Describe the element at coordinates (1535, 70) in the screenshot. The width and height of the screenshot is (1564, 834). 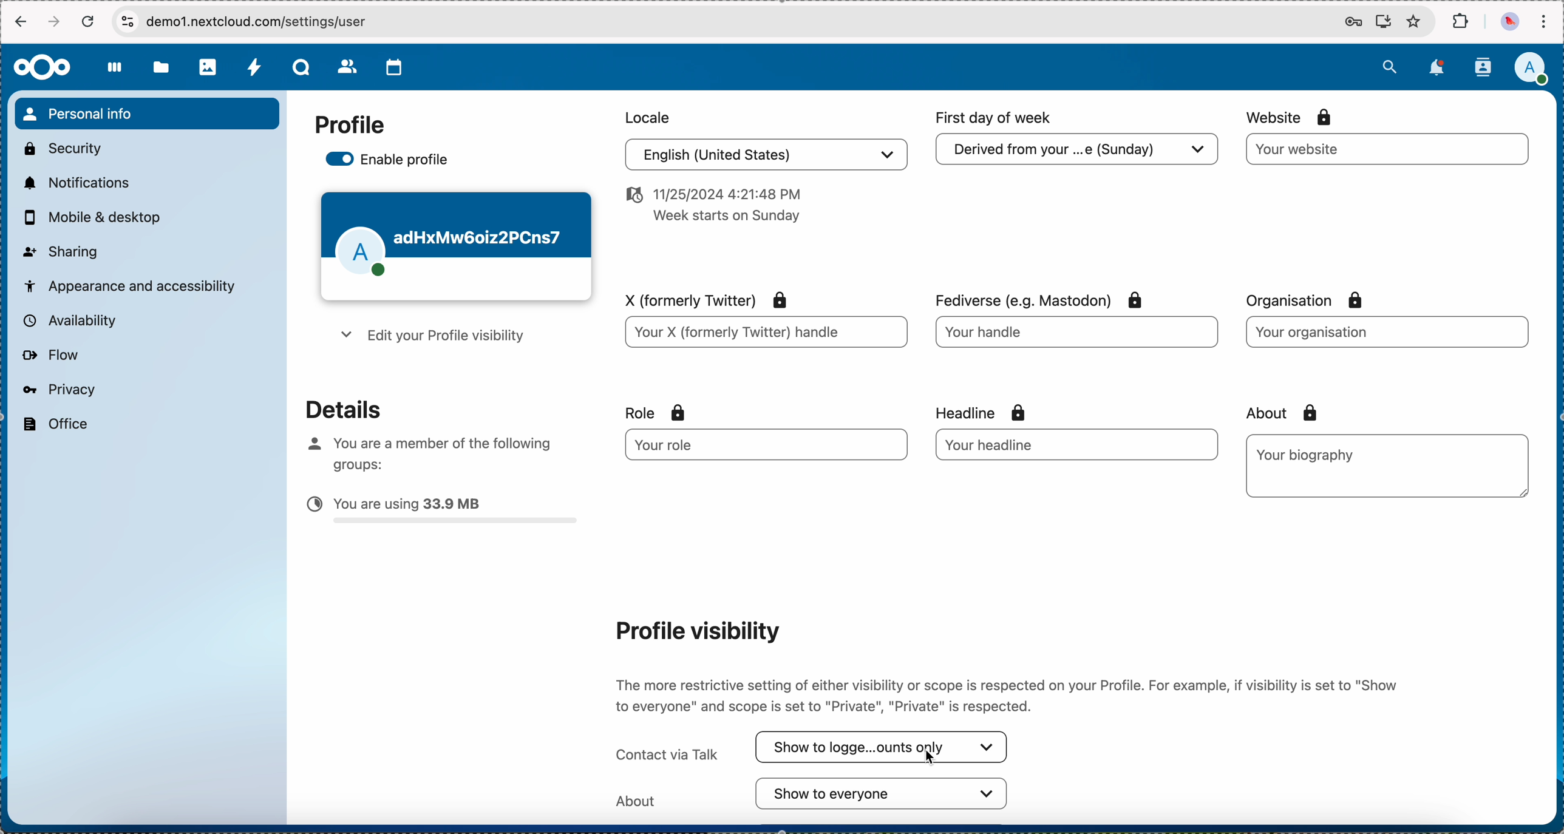
I see `click on user profile` at that location.